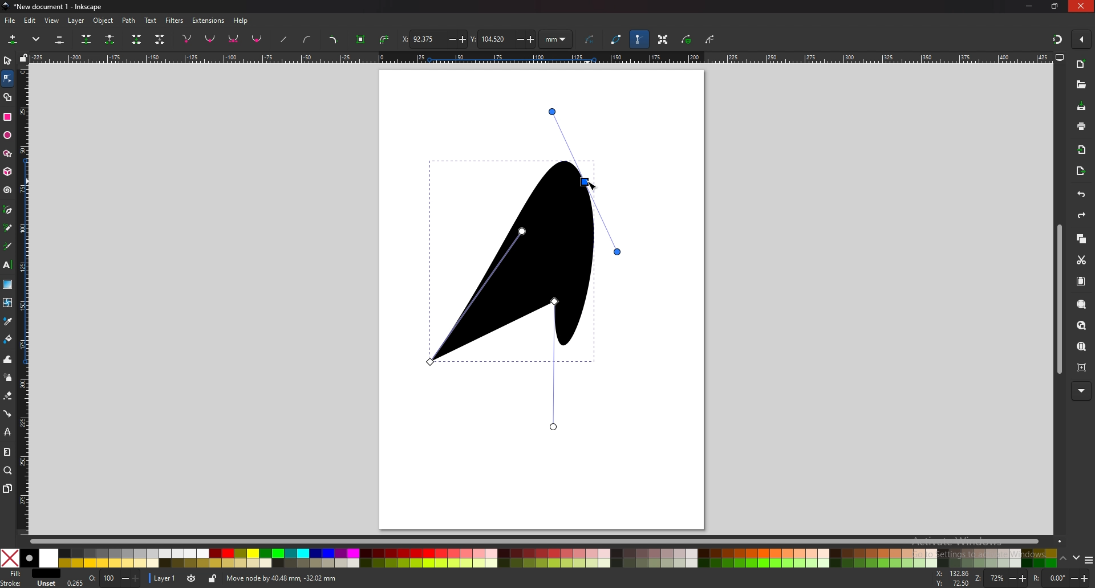  What do you see at coordinates (387, 578) in the screenshot?
I see `info` at bounding box center [387, 578].